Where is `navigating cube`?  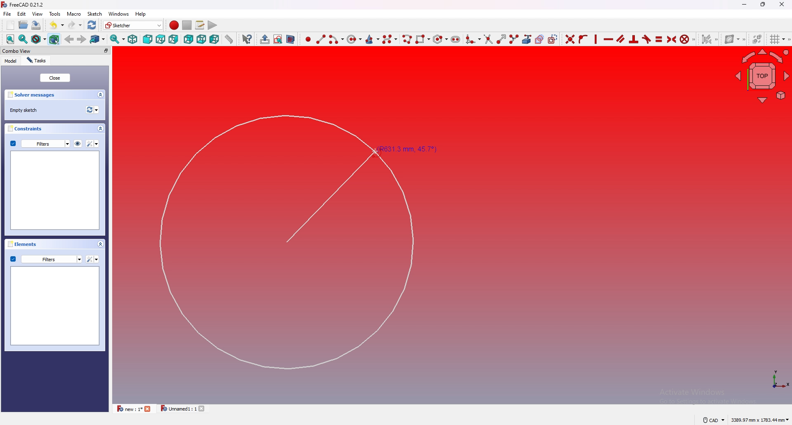 navigating cube is located at coordinates (762, 75).